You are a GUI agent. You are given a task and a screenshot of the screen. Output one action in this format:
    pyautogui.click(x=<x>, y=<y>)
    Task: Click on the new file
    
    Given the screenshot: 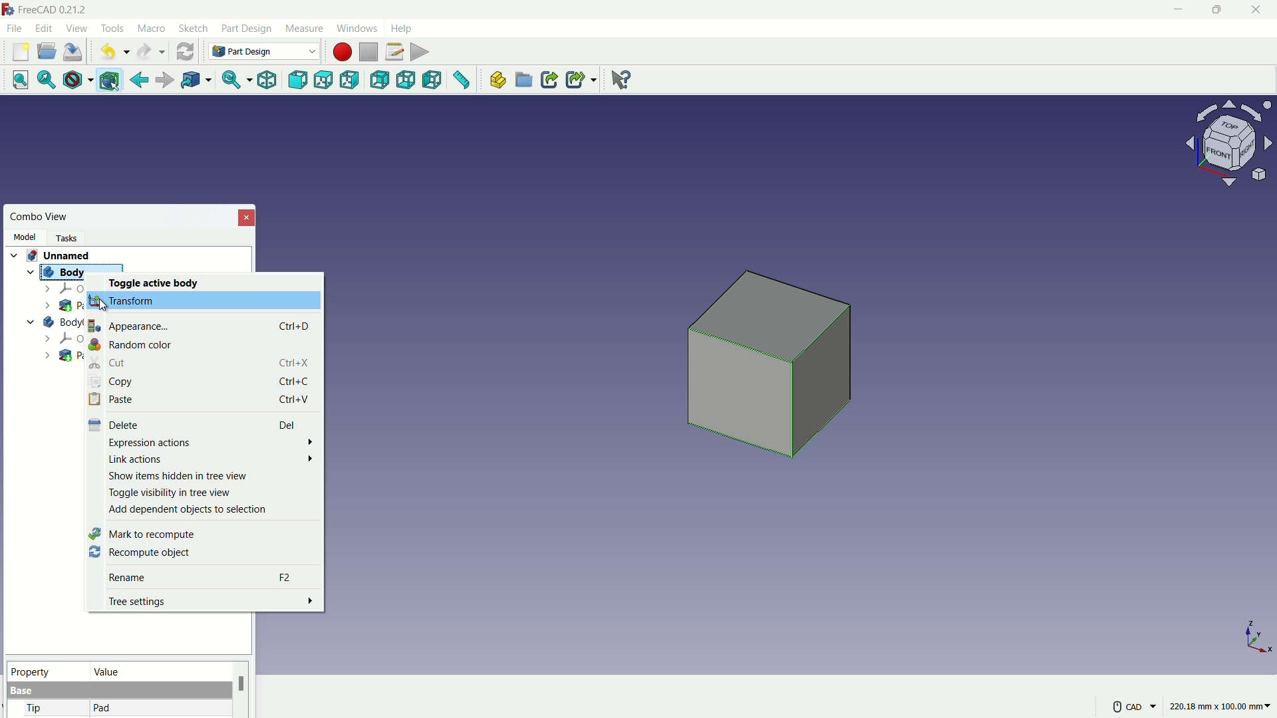 What is the action you would take?
    pyautogui.click(x=21, y=52)
    